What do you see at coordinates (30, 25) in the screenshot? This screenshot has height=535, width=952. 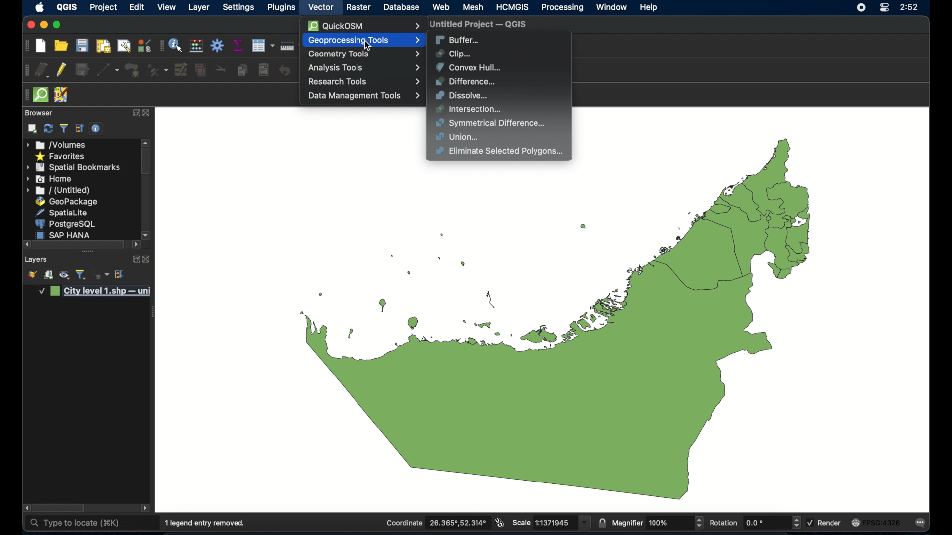 I see `maximize` at bounding box center [30, 25].